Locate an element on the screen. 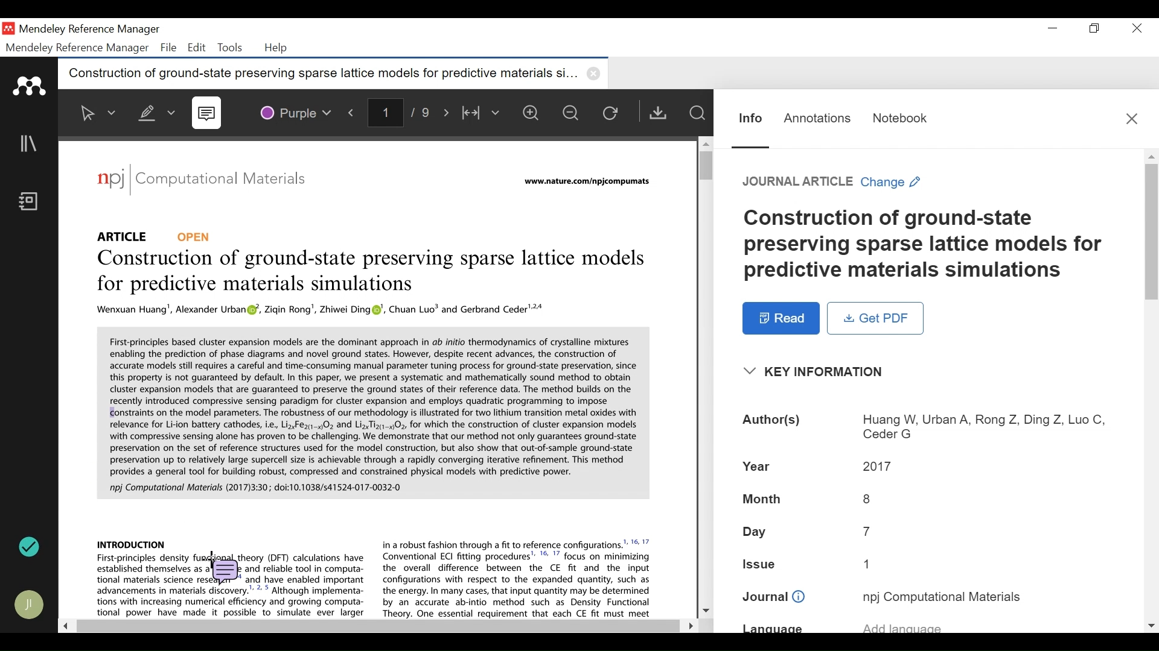 Image resolution: width=1159 pixels, height=651 pixels. Issue is located at coordinates (928, 567).